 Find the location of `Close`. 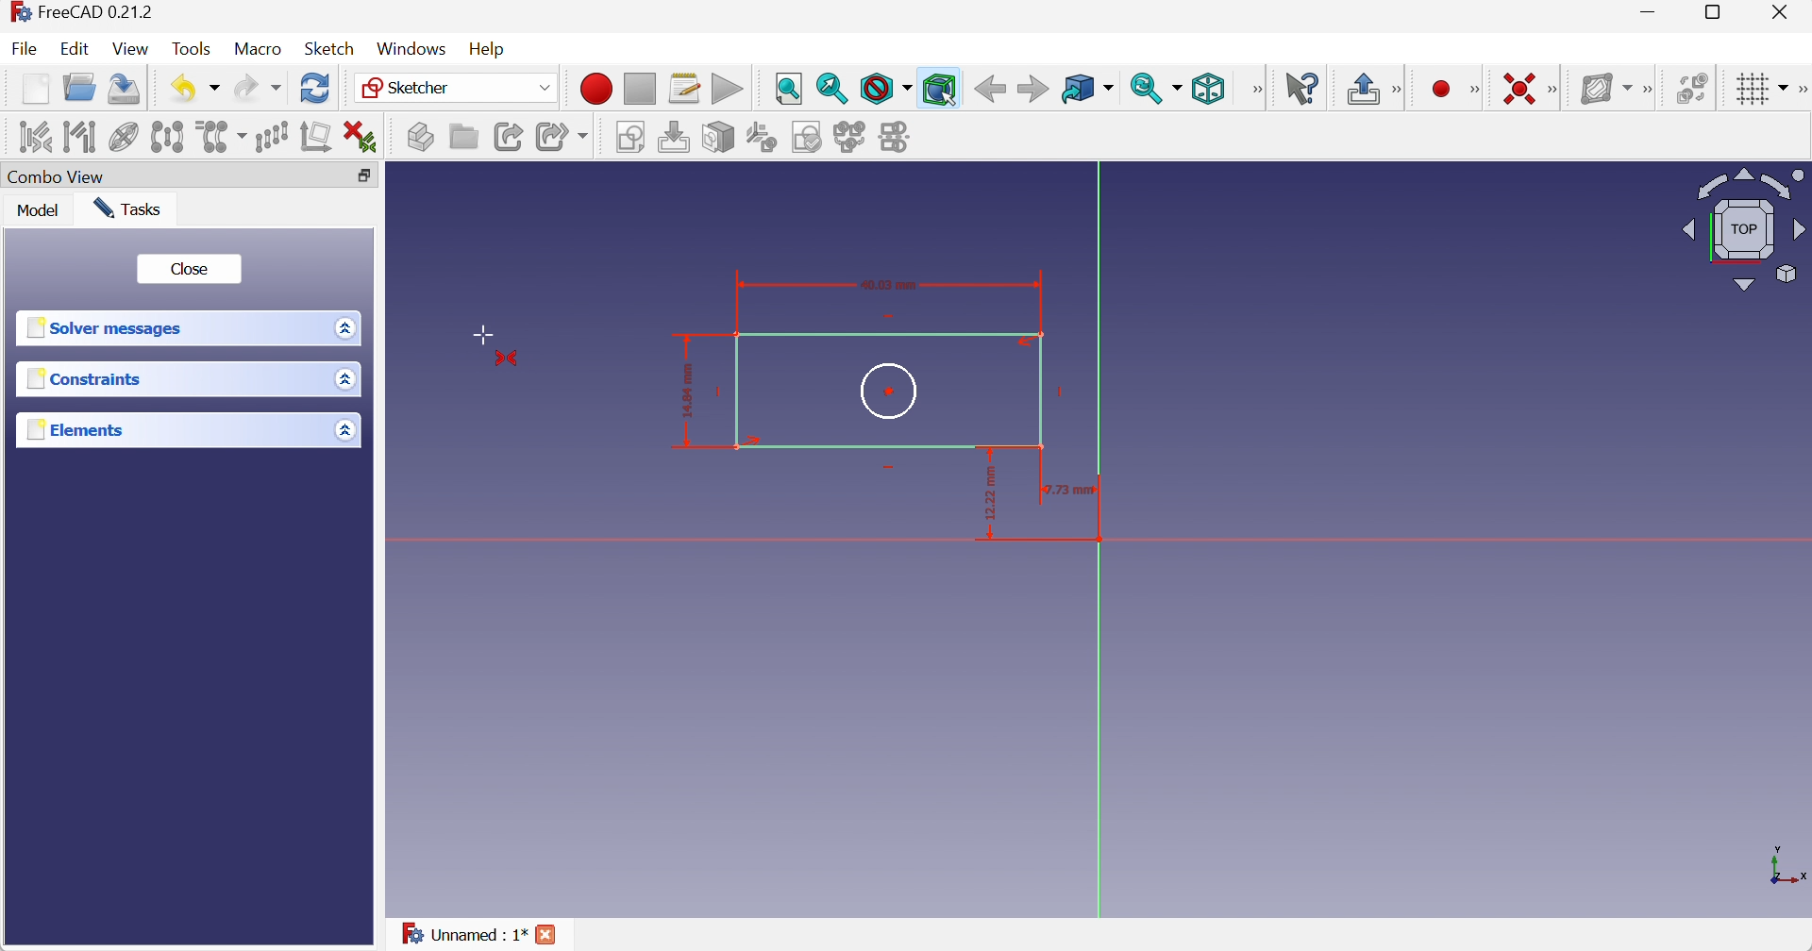

Close is located at coordinates (193, 269).